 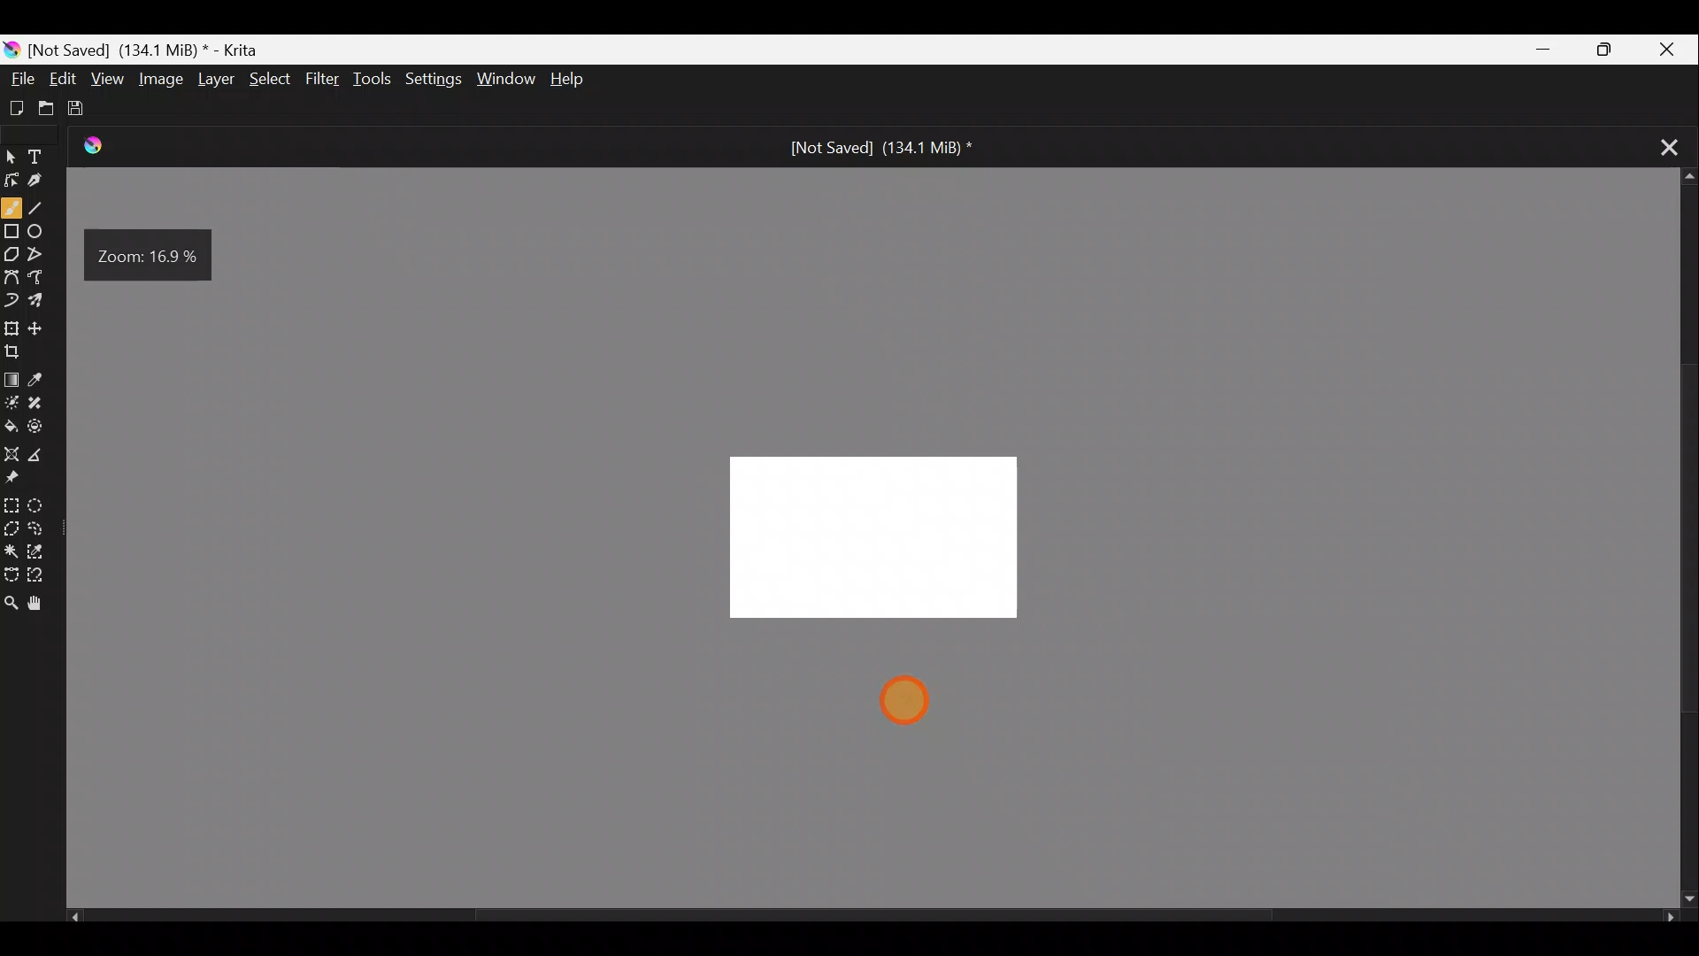 I want to click on Freehand brush tool, so click(x=12, y=206).